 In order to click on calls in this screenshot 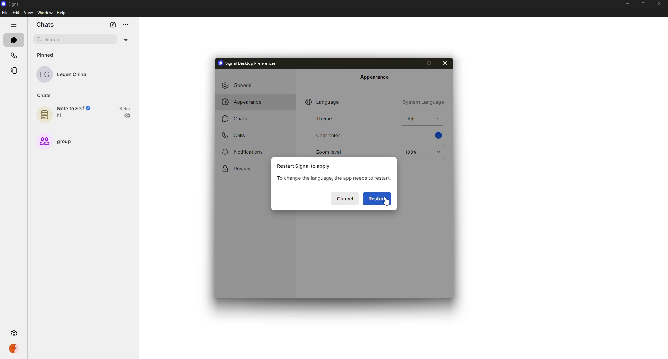, I will do `click(15, 55)`.